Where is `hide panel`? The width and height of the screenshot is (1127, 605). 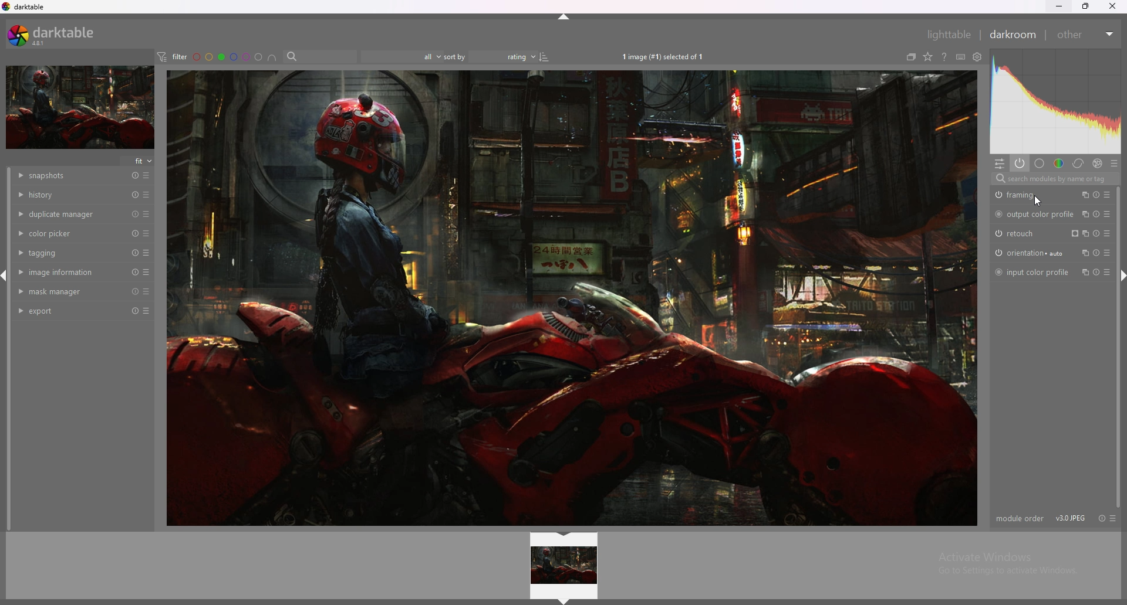 hide panel is located at coordinates (568, 17).